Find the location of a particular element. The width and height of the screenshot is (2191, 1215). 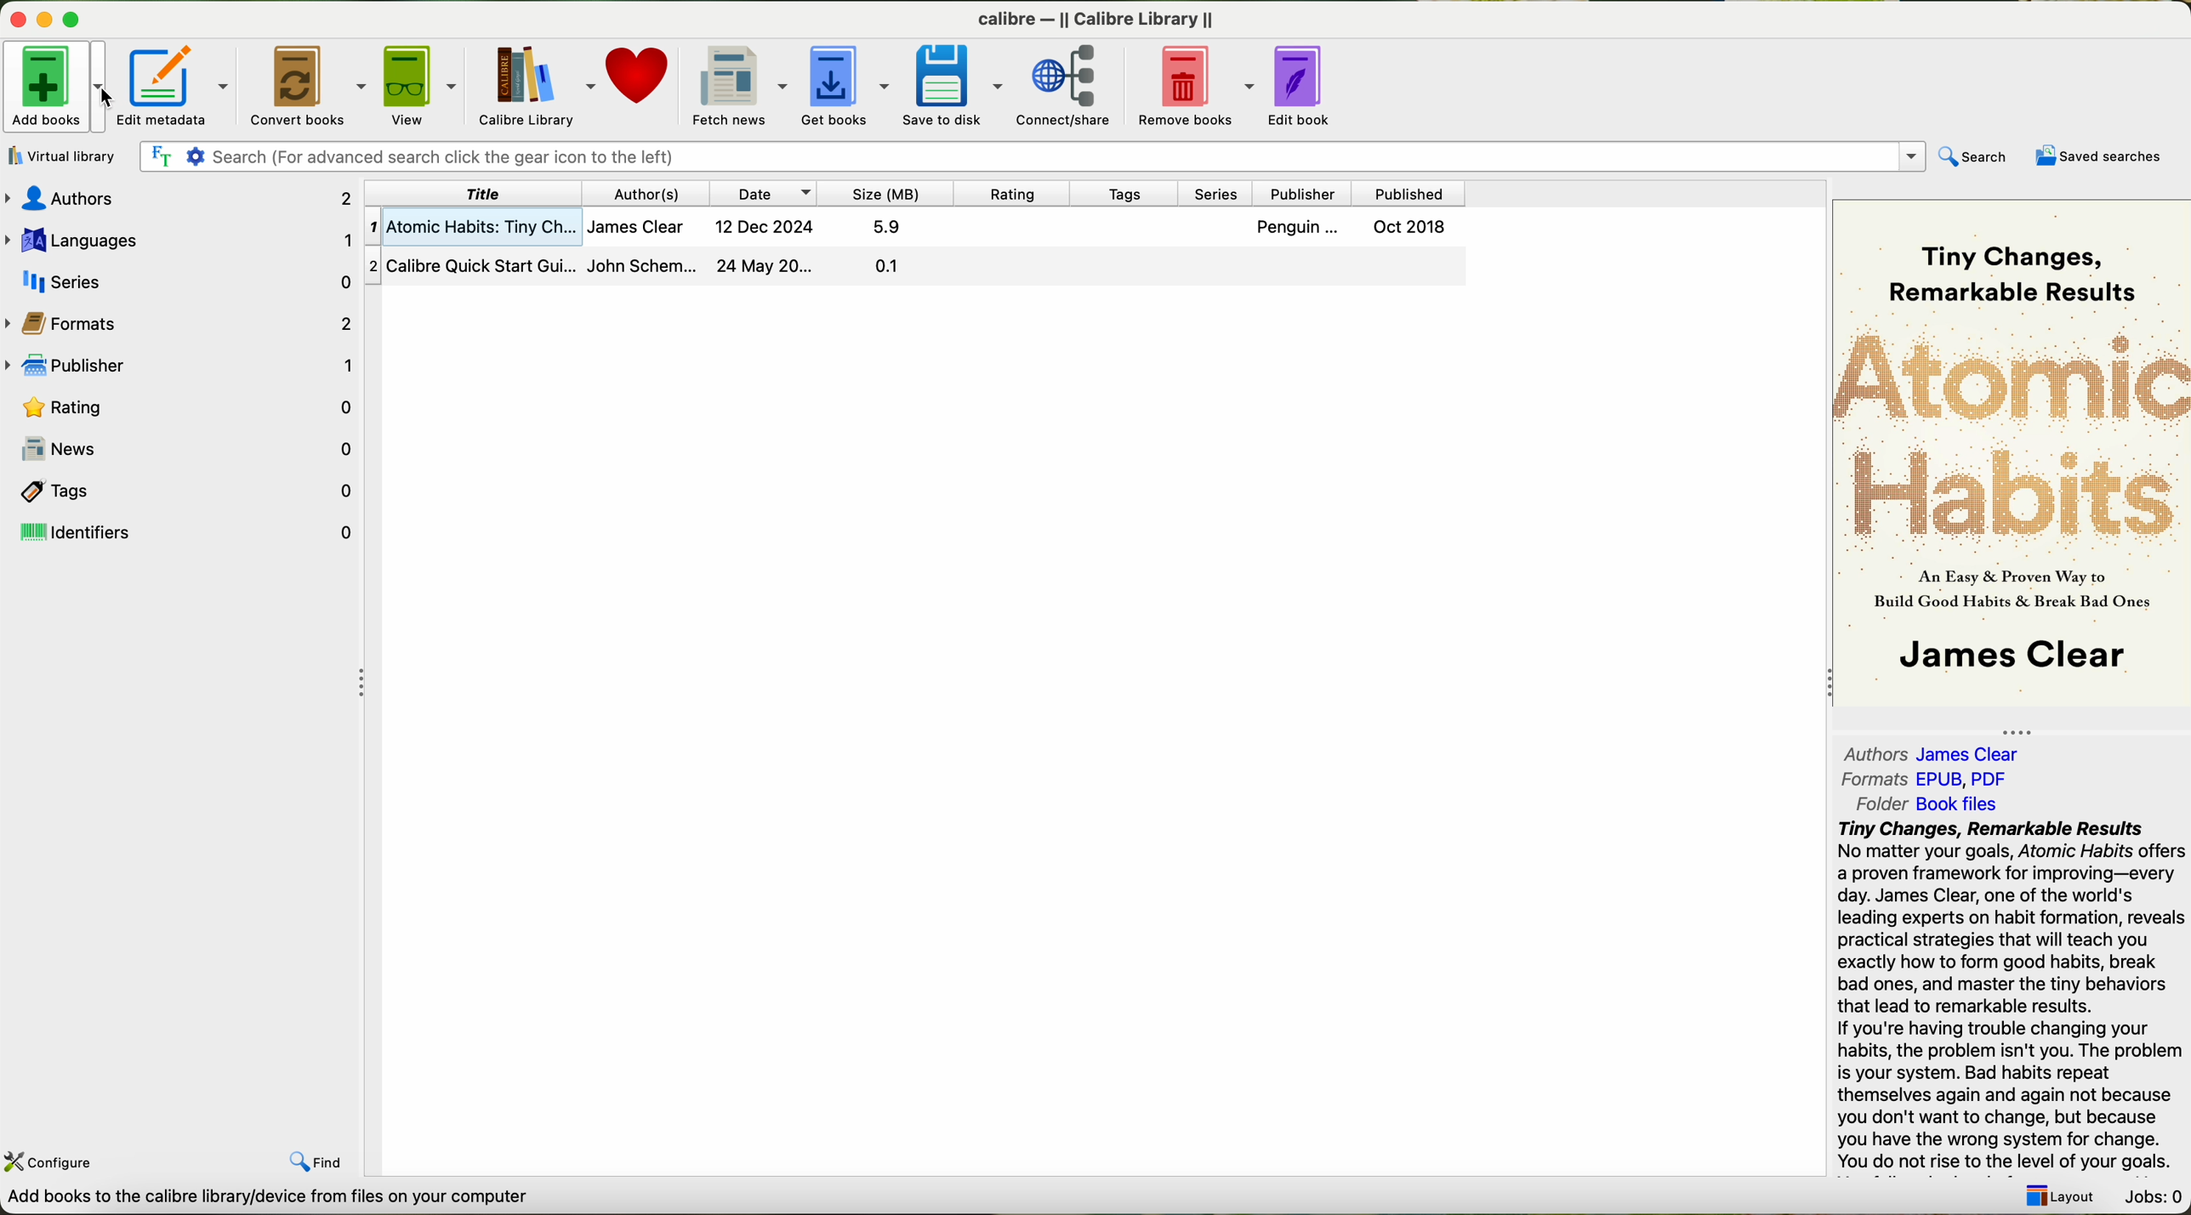

publisher is located at coordinates (1298, 191).